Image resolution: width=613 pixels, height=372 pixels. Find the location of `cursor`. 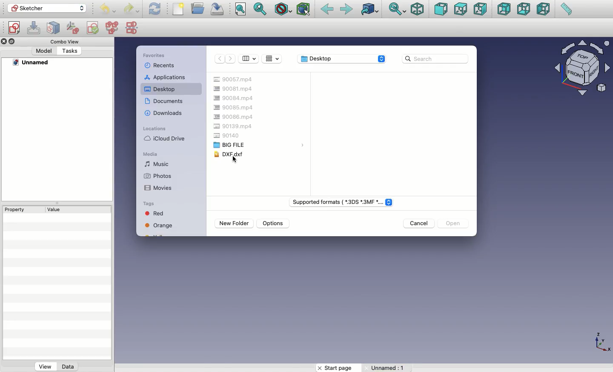

cursor is located at coordinates (236, 160).